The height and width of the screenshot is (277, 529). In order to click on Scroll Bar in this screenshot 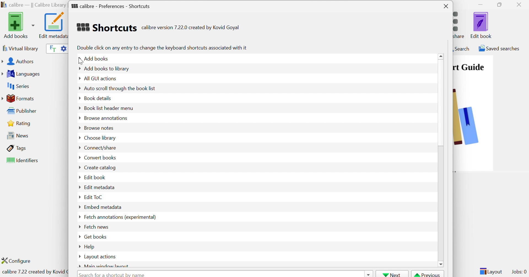, I will do `click(441, 103)`.